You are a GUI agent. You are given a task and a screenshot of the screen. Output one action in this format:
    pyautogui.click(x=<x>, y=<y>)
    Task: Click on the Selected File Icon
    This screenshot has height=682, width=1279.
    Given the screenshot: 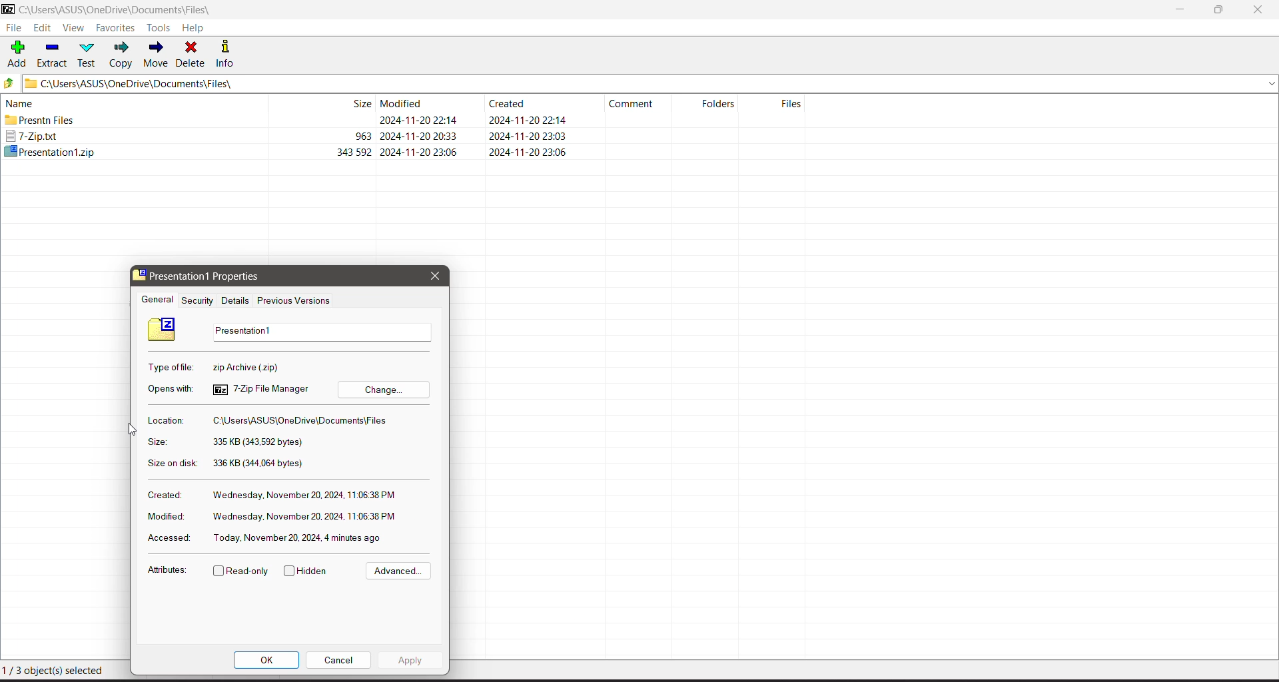 What is the action you would take?
    pyautogui.click(x=163, y=330)
    